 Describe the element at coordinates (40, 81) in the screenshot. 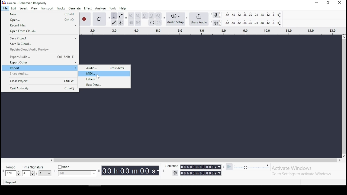

I see `close project` at that location.